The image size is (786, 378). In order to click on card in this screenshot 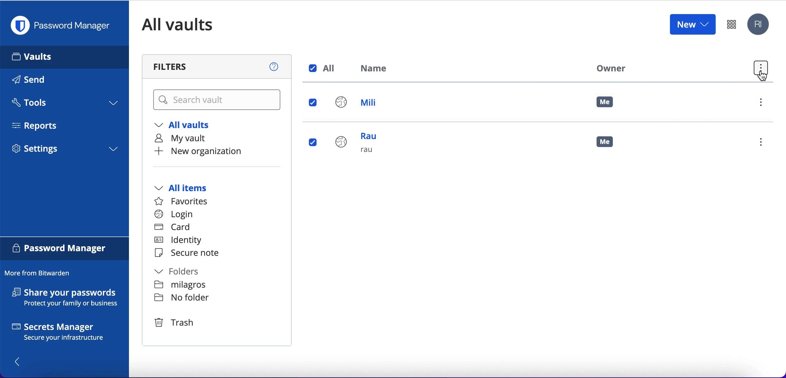, I will do `click(173, 228)`.